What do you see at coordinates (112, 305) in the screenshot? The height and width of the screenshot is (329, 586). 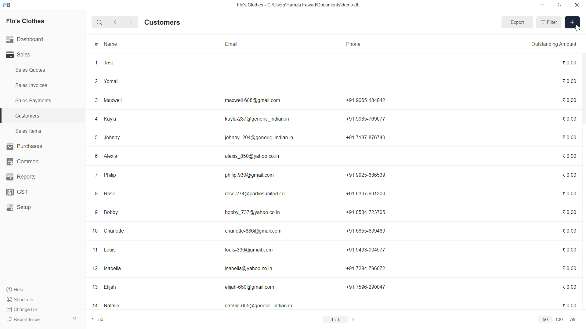 I see `Natalie` at bounding box center [112, 305].